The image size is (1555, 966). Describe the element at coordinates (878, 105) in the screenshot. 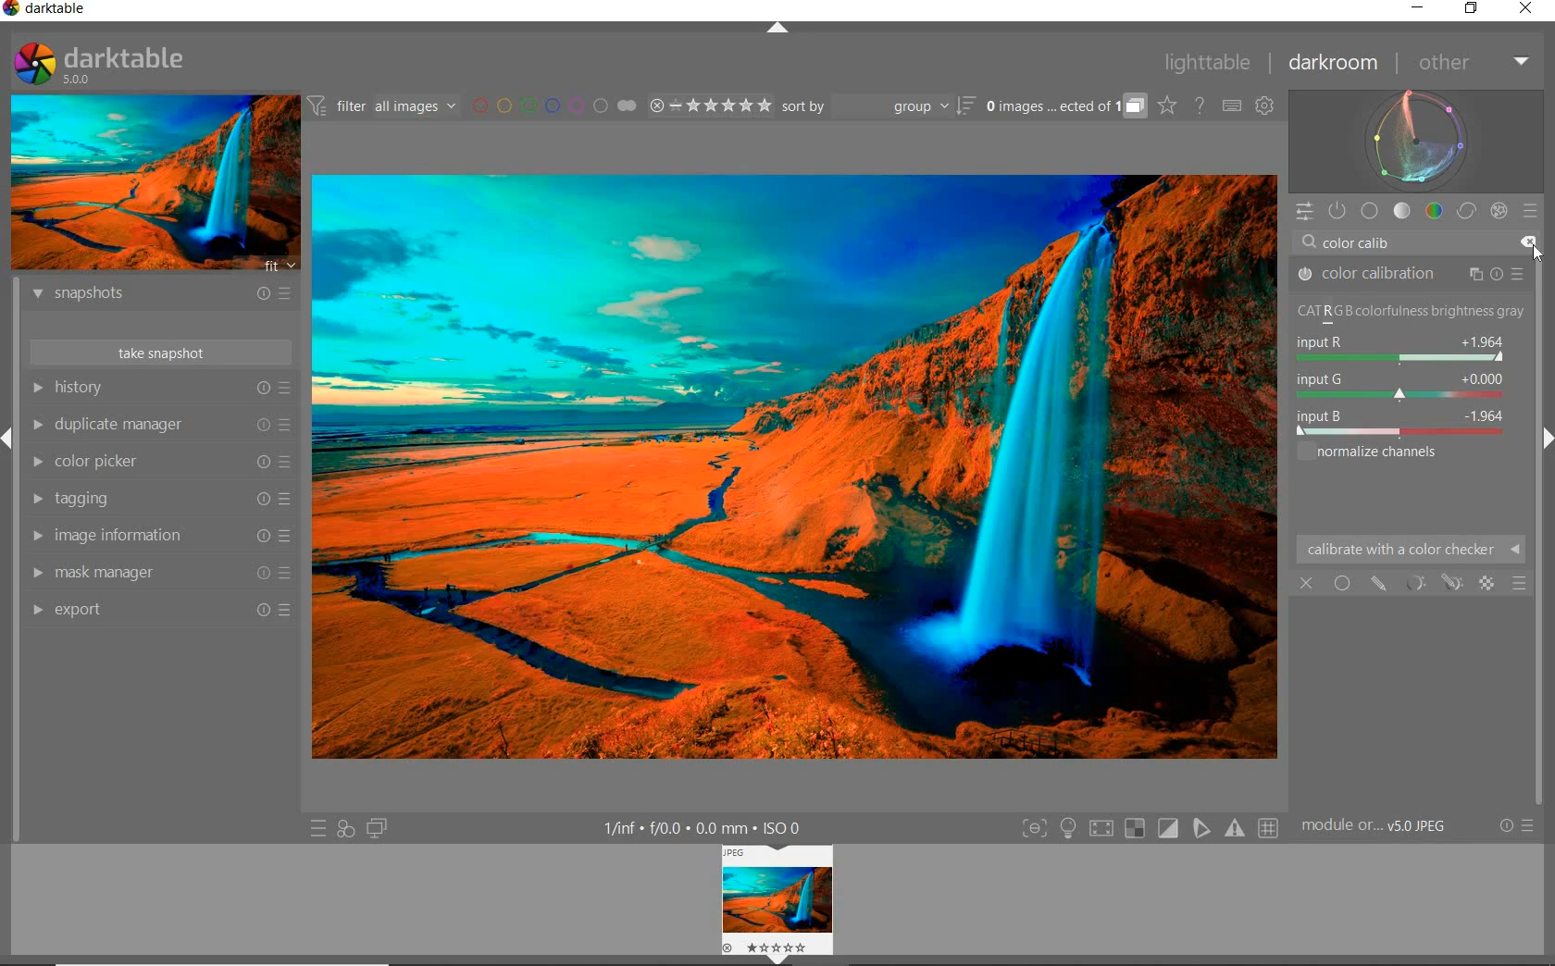

I see `sort by` at that location.